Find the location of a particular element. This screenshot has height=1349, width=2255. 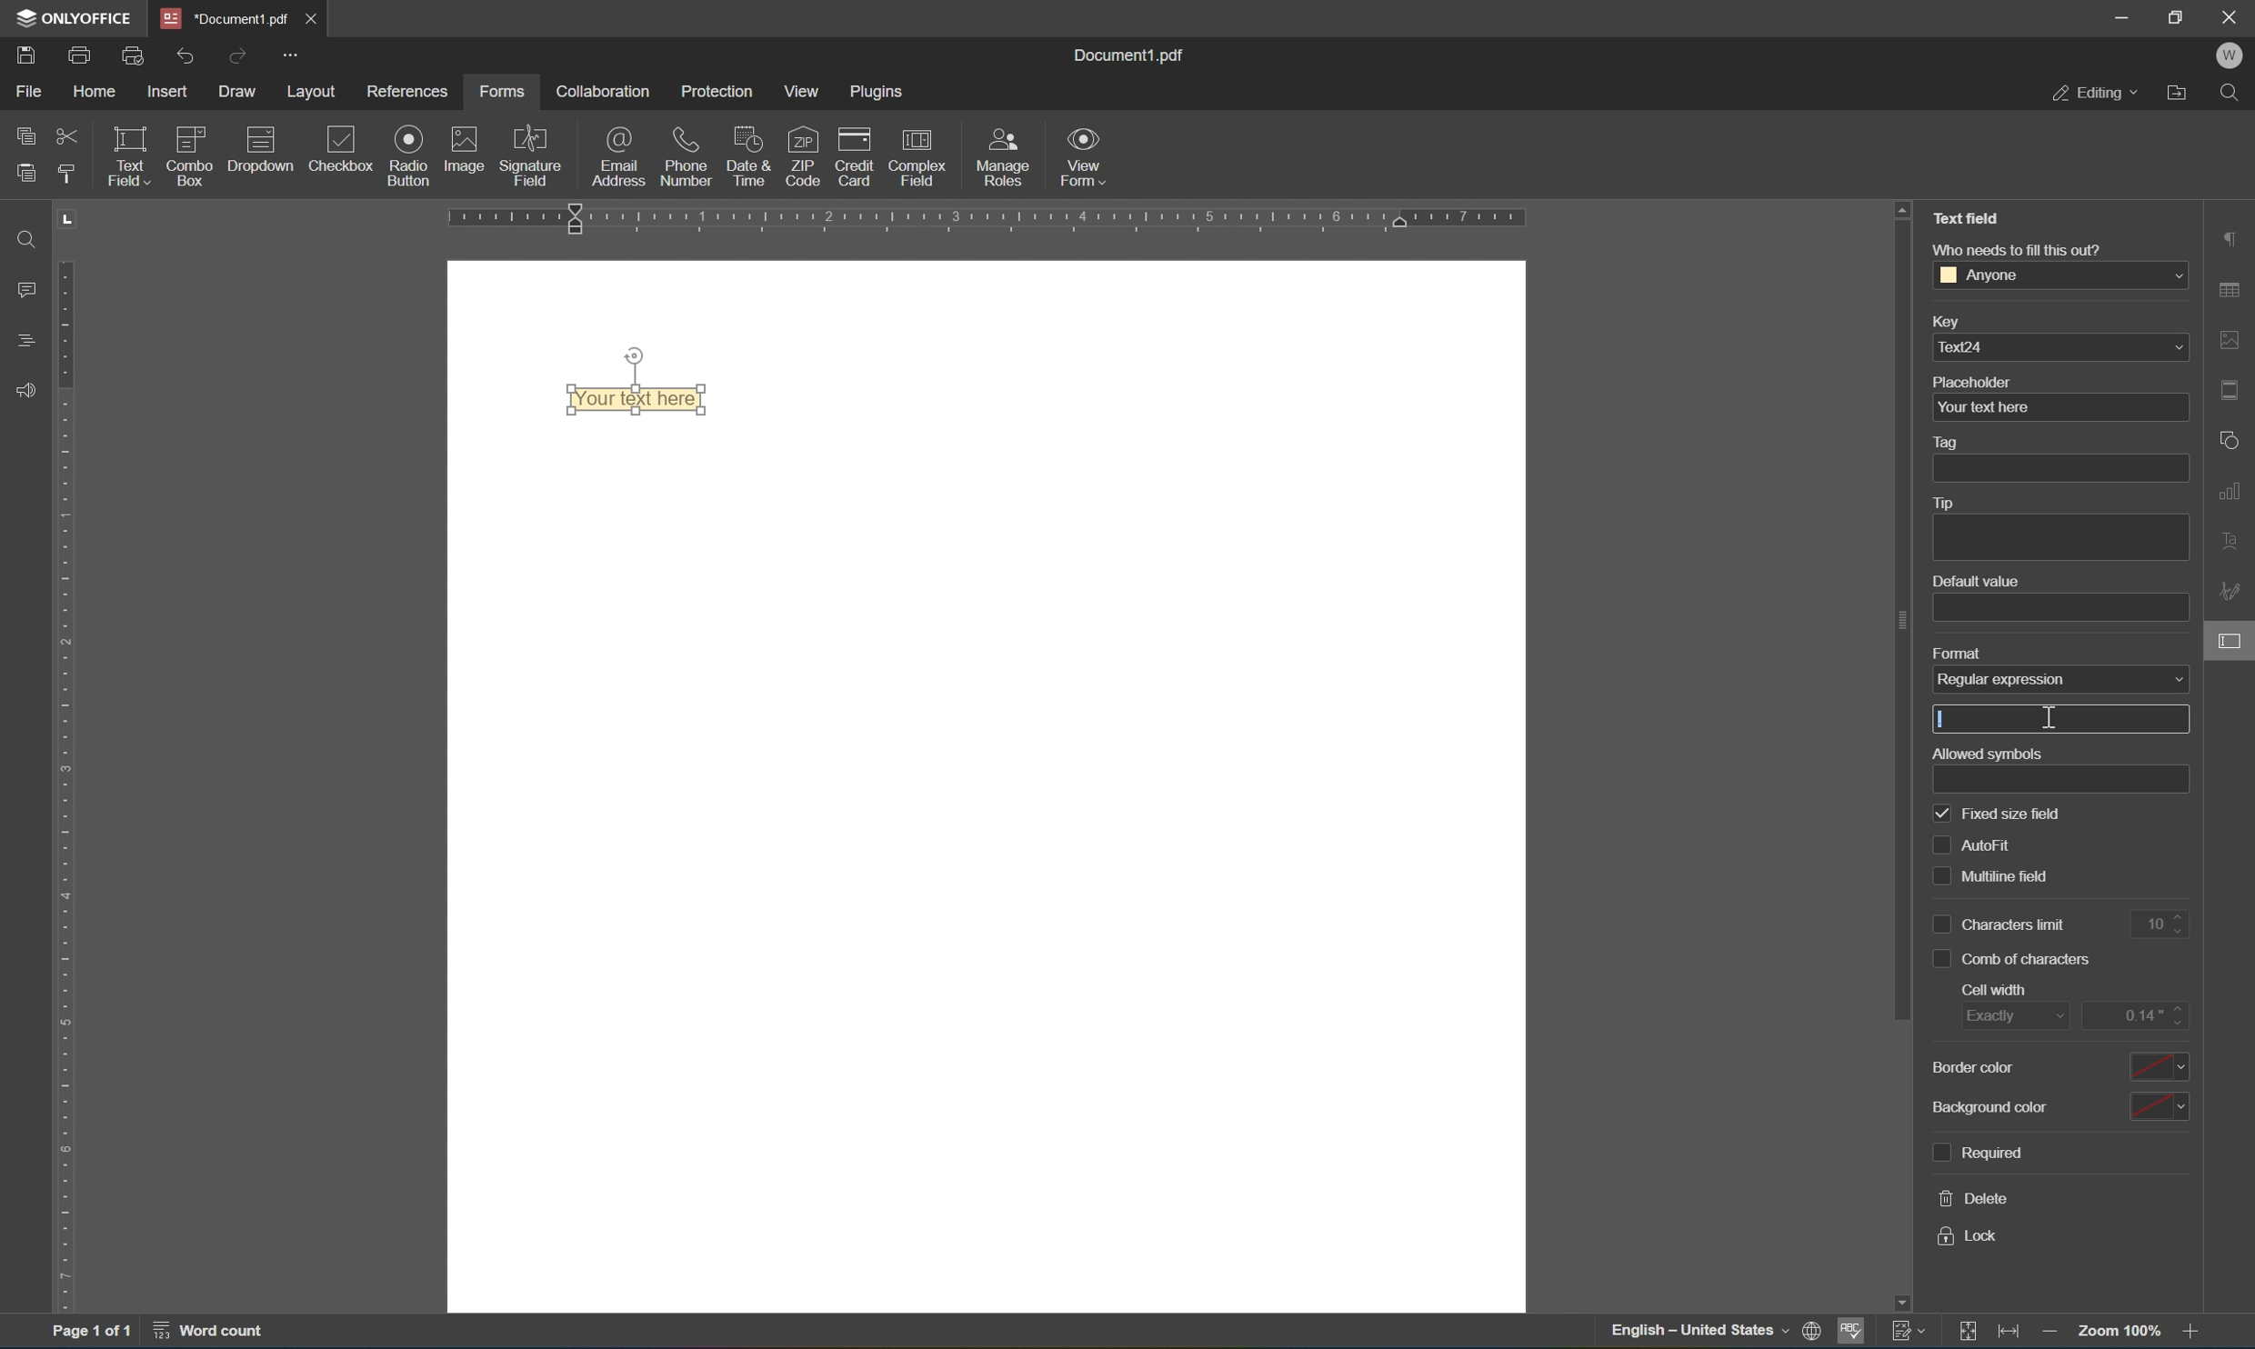

protection is located at coordinates (718, 91).